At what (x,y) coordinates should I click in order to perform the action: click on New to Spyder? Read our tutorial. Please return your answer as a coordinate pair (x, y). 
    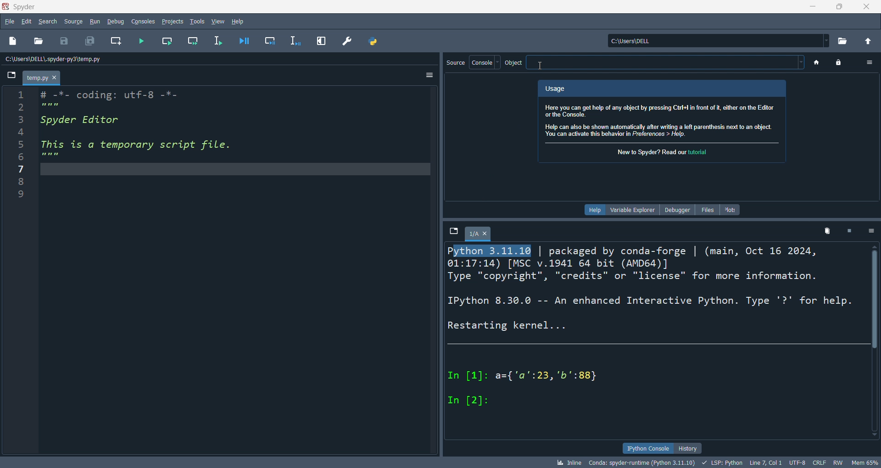
    Looking at the image, I should click on (662, 152).